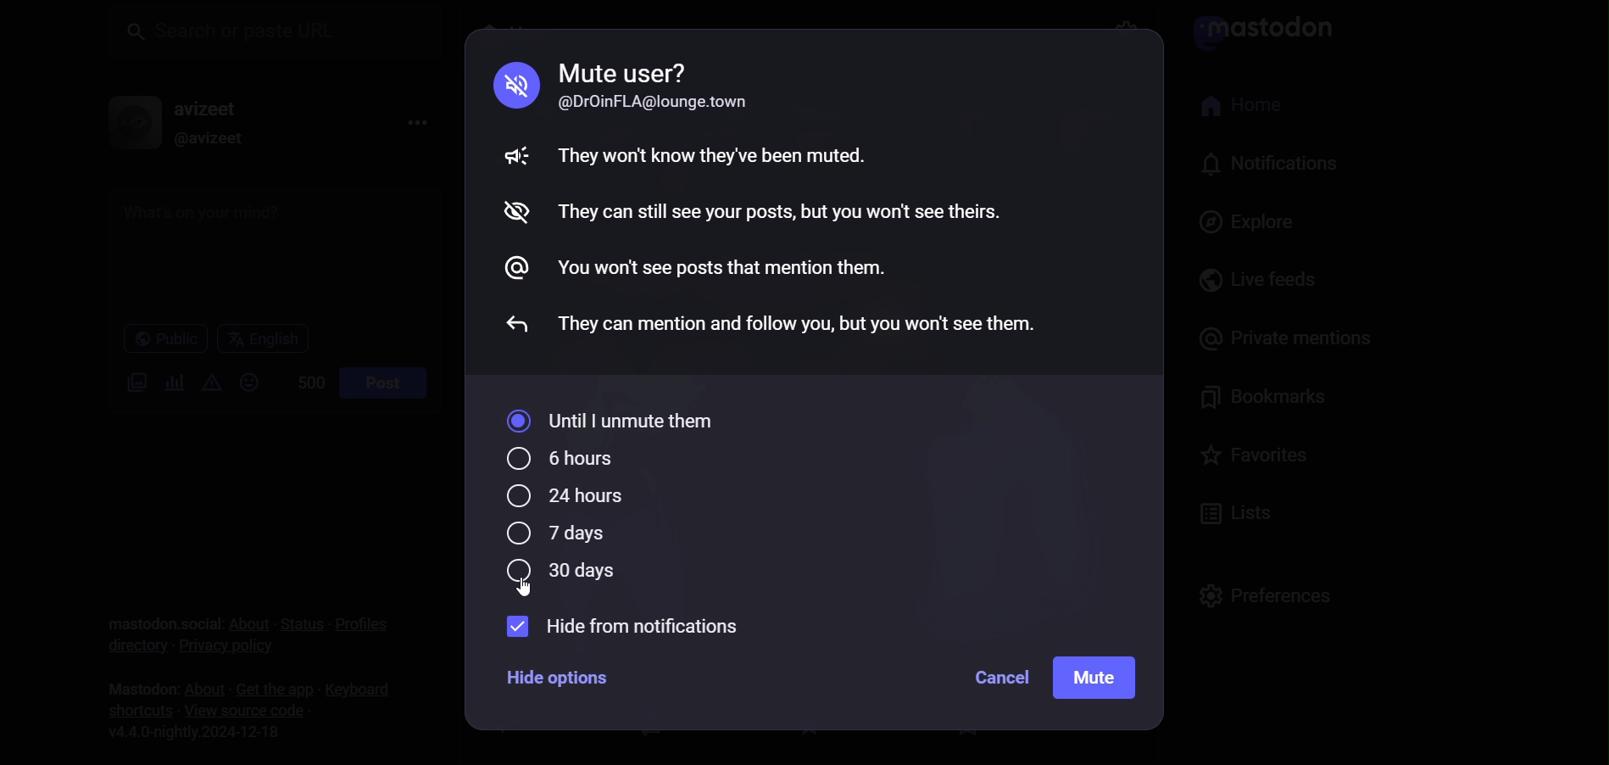 The image size is (1609, 765). What do you see at coordinates (999, 678) in the screenshot?
I see `cancel` at bounding box center [999, 678].